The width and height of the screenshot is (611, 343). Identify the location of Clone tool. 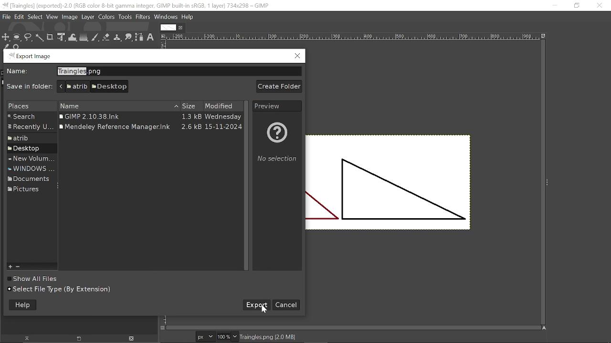
(117, 38).